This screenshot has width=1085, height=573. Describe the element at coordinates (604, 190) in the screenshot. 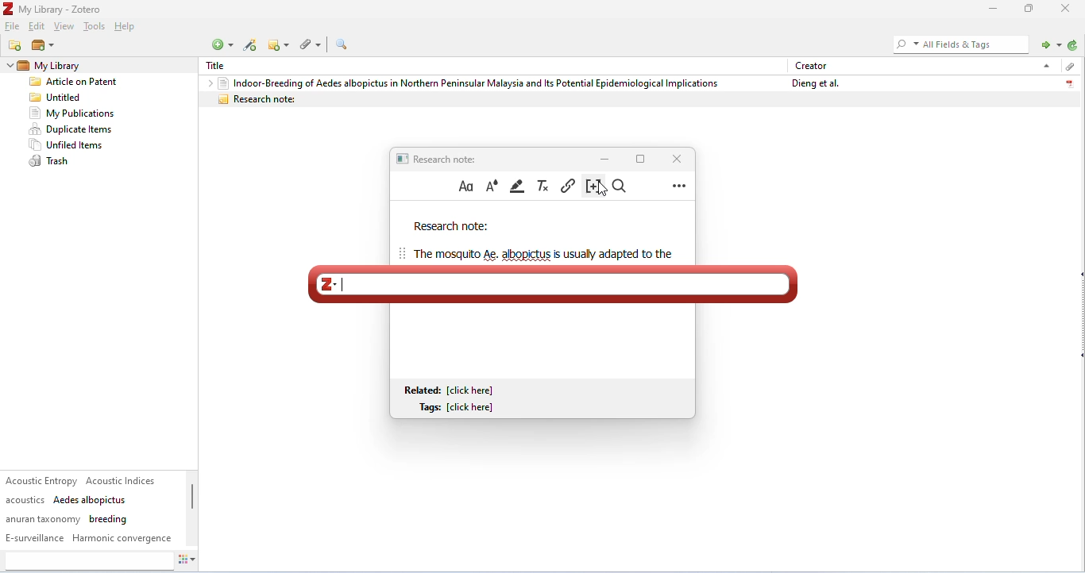

I see `cursor movement` at that location.